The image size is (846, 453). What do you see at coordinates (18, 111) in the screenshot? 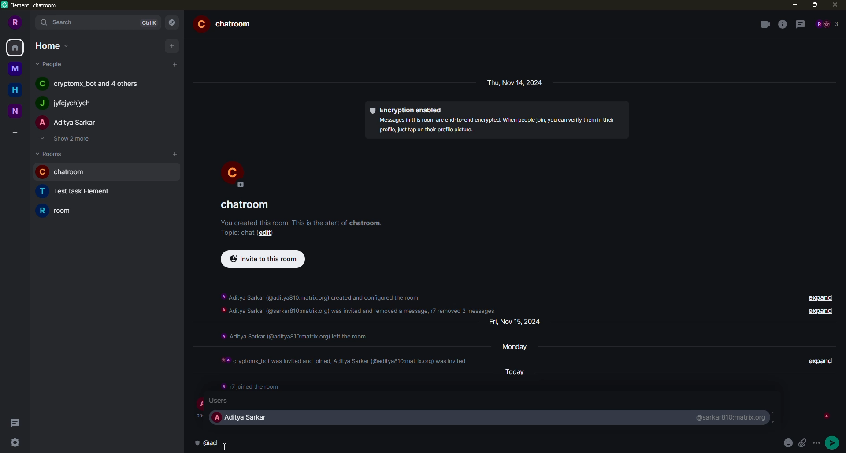
I see `space` at bounding box center [18, 111].